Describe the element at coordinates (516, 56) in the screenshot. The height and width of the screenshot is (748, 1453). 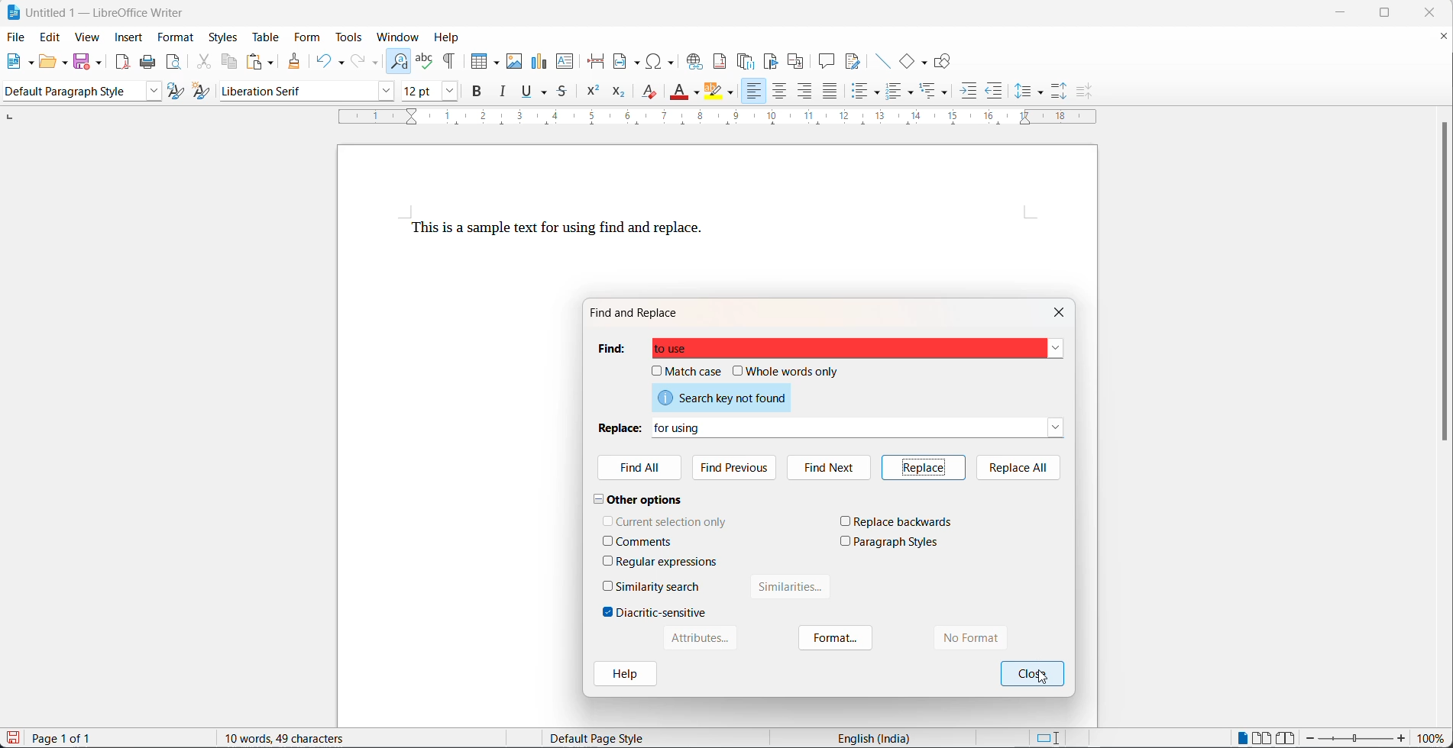
I see `insert images` at that location.